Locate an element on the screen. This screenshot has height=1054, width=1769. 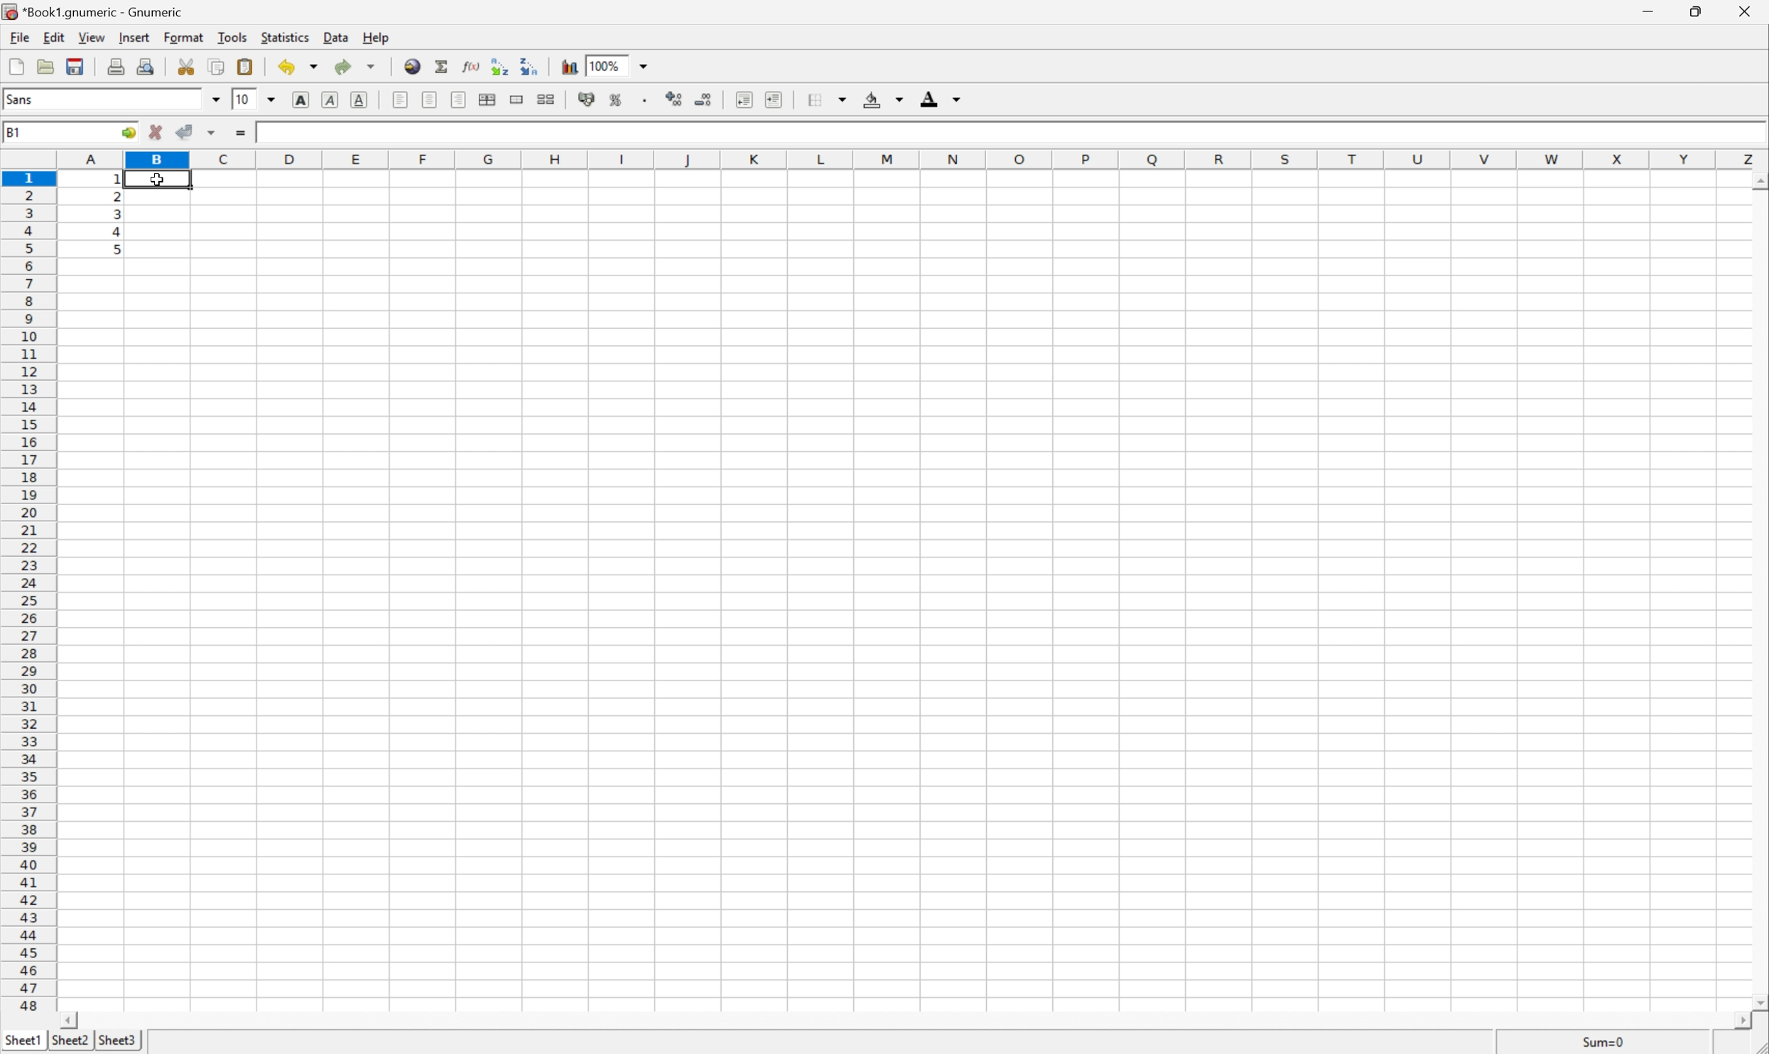
Split ranges of merged cells  is located at coordinates (546, 99).